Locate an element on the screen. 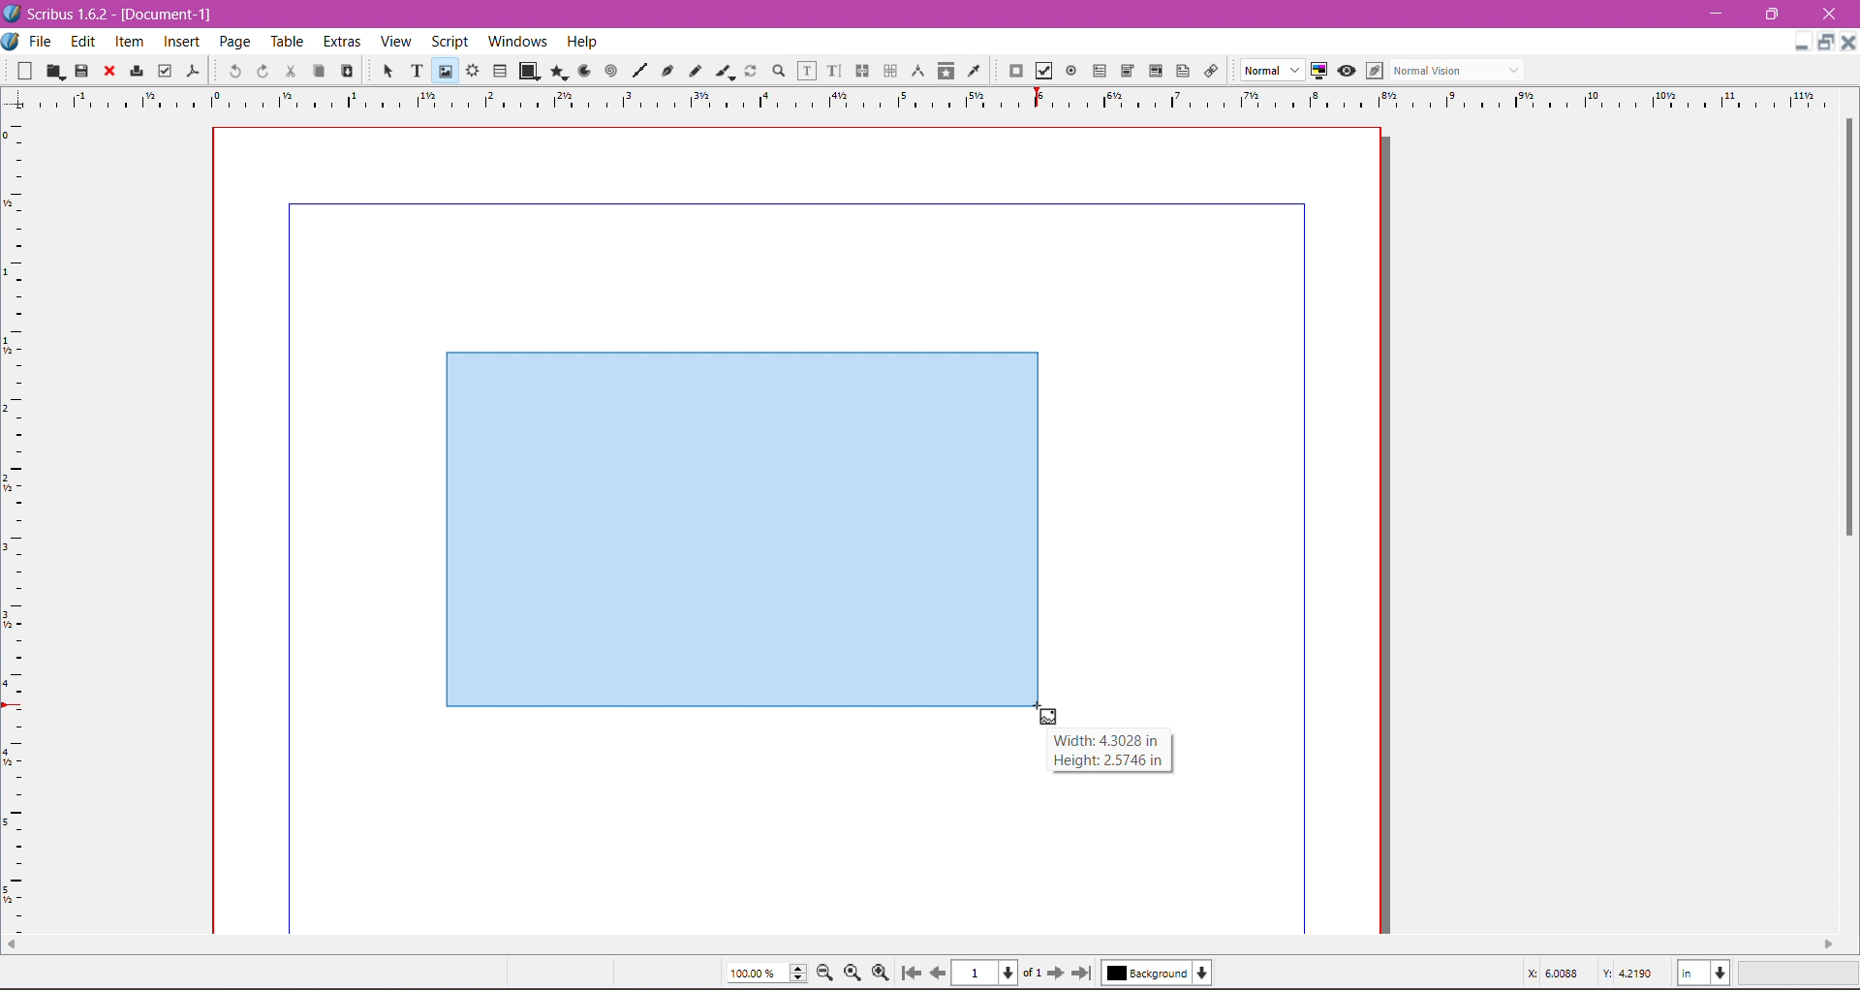 The width and height of the screenshot is (1860, 990). File is located at coordinates (42, 42).